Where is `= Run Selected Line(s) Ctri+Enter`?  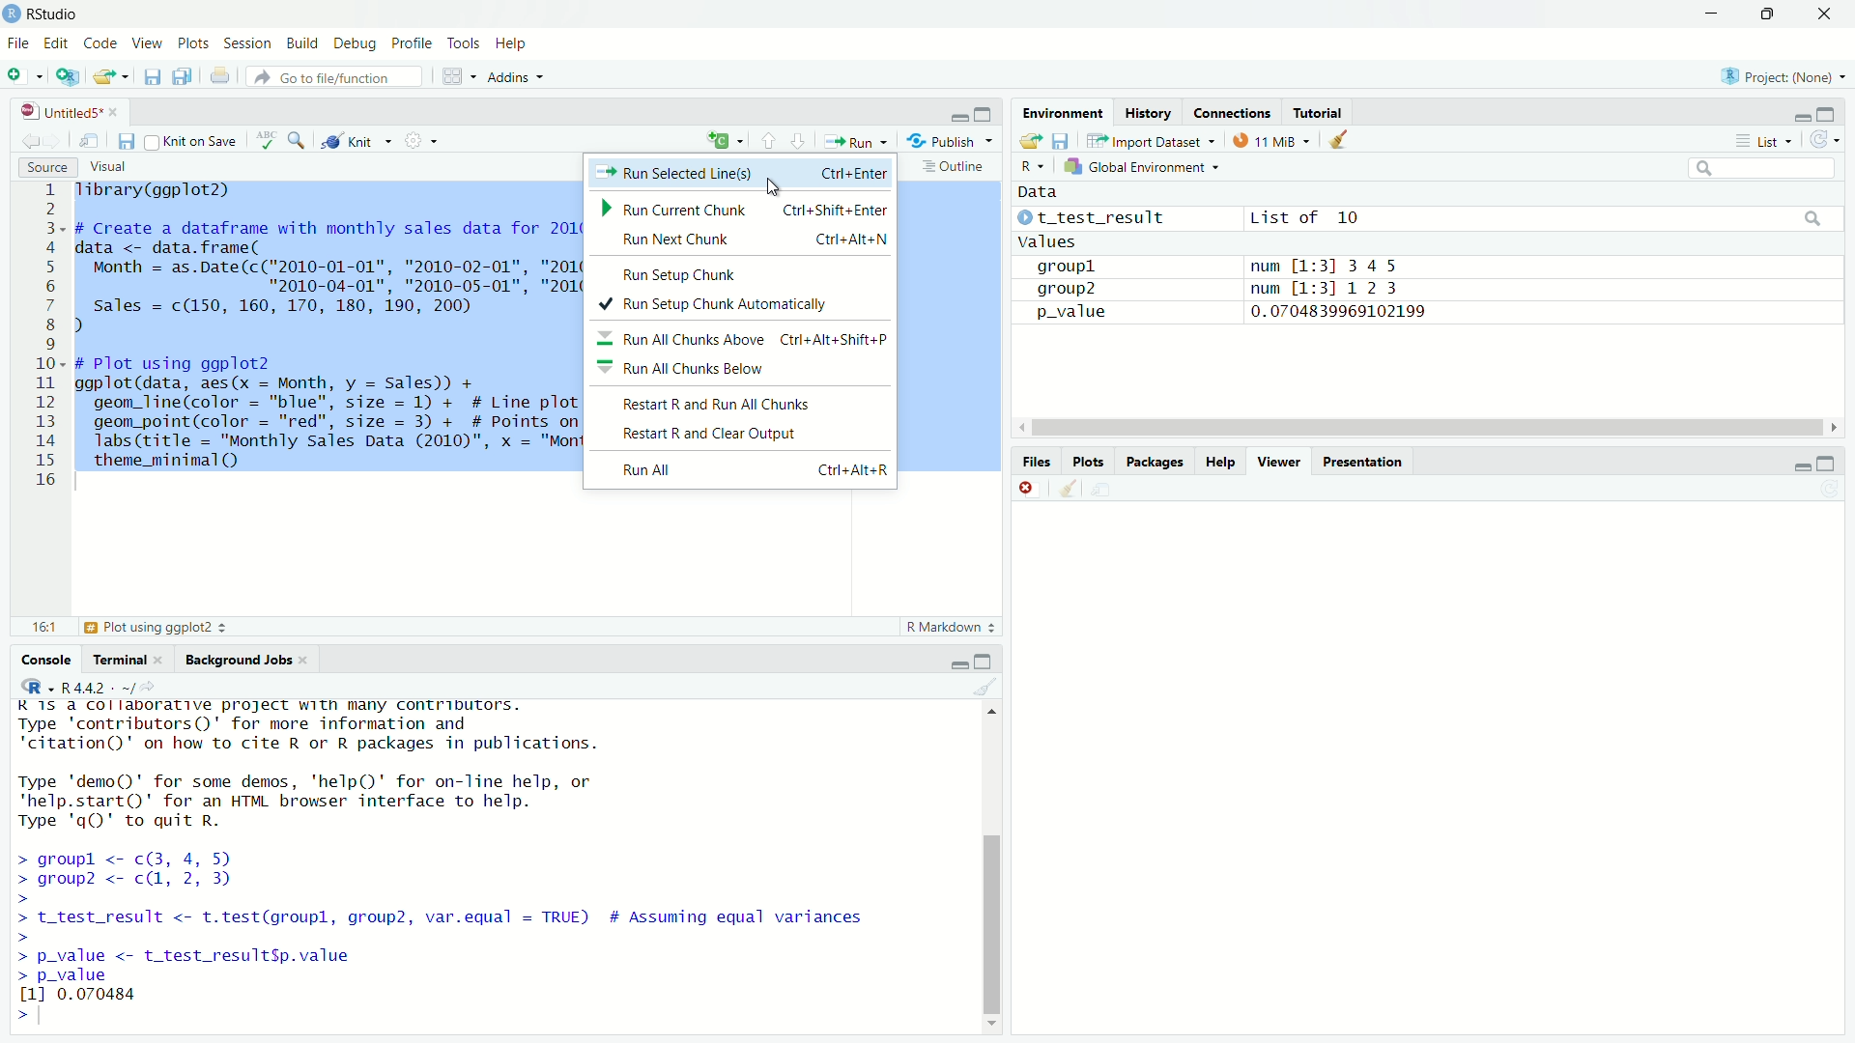 = Run Selected Line(s) Ctri+Enter is located at coordinates (747, 171).